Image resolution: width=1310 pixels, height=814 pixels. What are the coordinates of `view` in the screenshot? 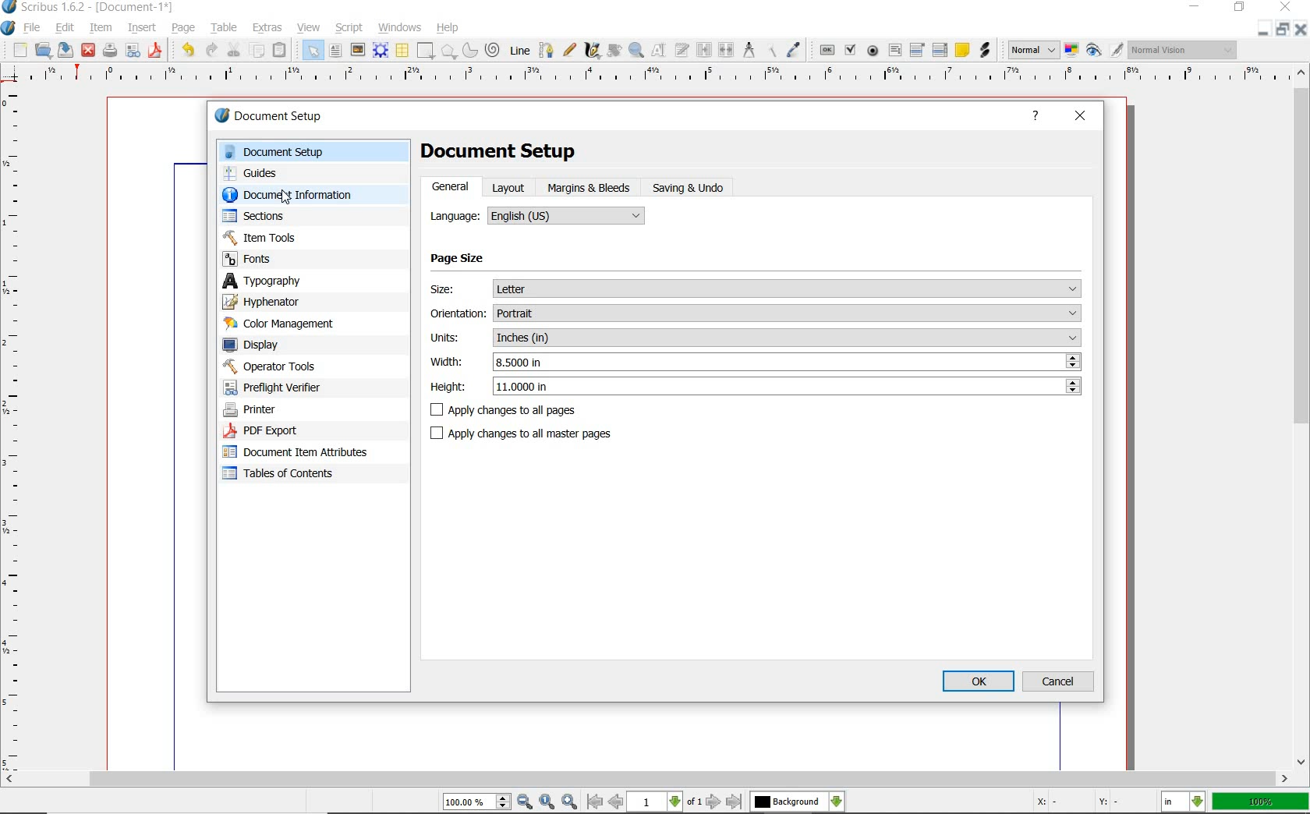 It's located at (308, 27).